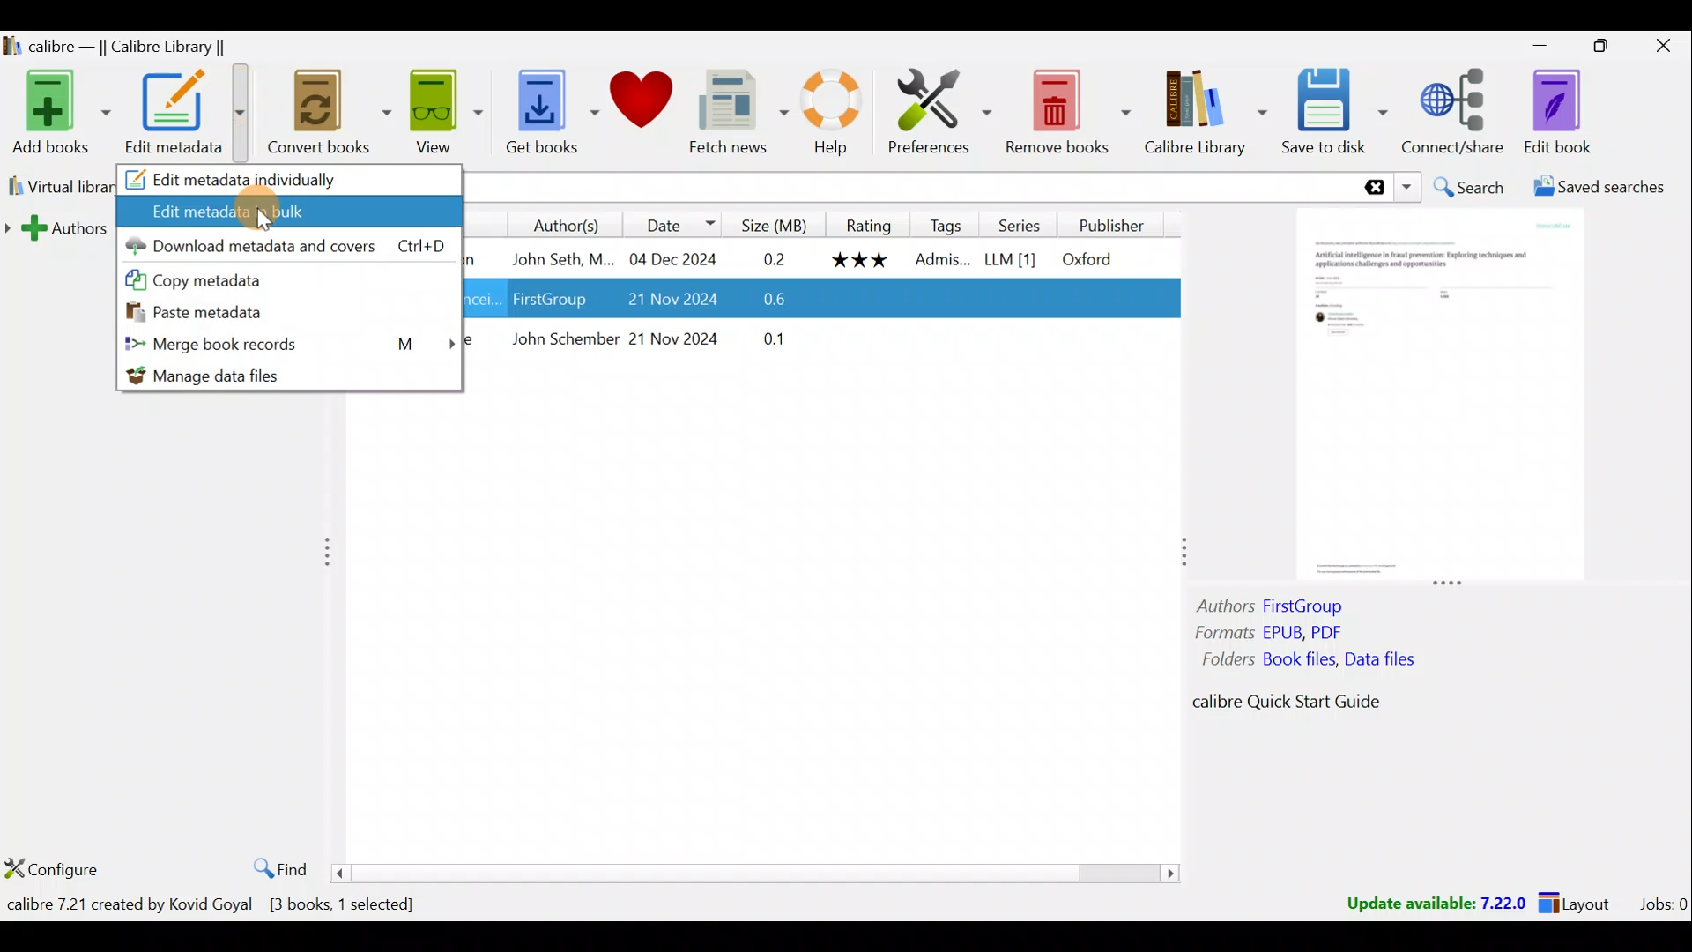 The image size is (1692, 952). What do you see at coordinates (433, 115) in the screenshot?
I see `View` at bounding box center [433, 115].